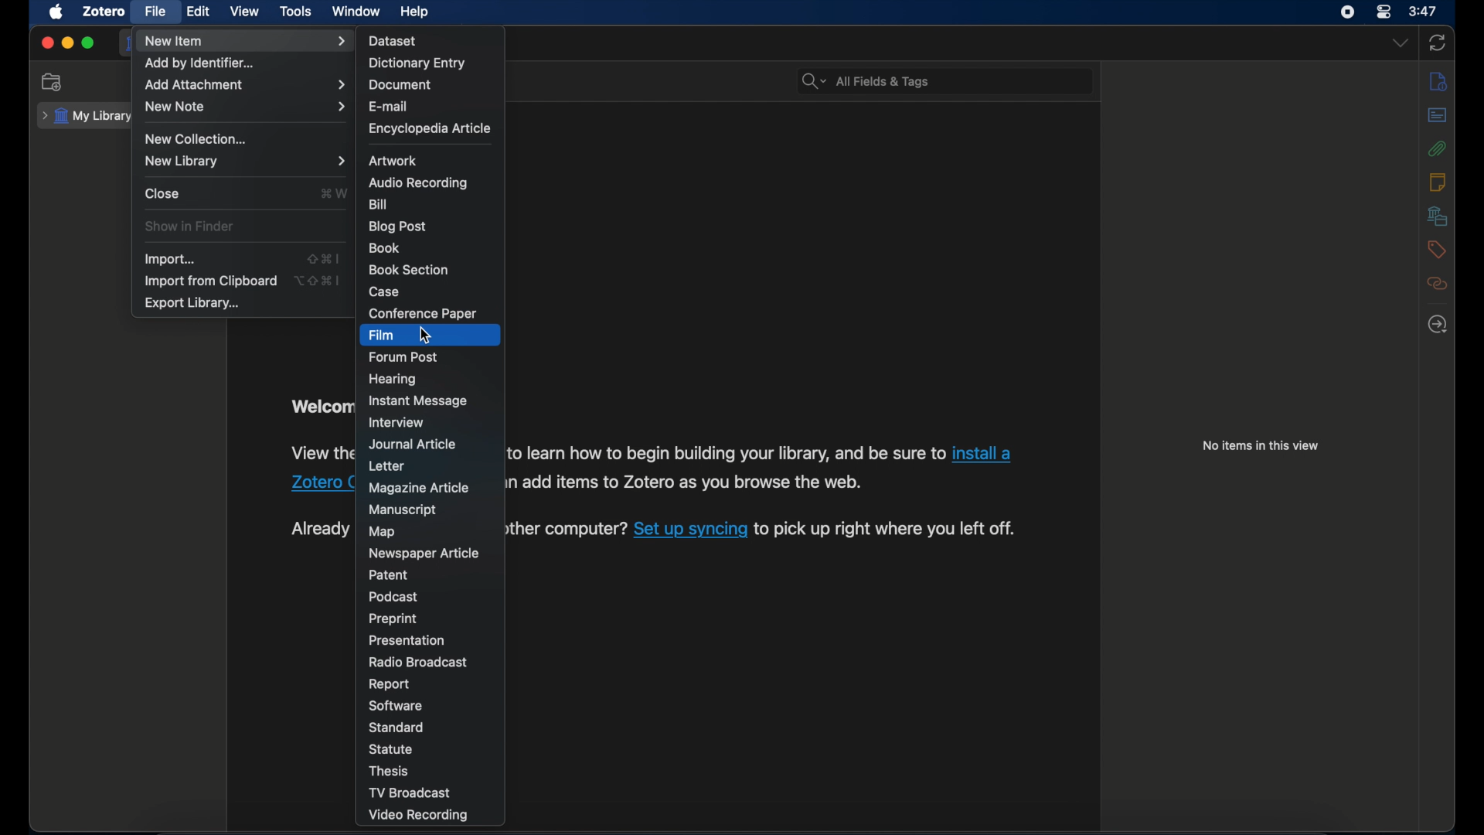  I want to click on dropdown, so click(1399, 44).